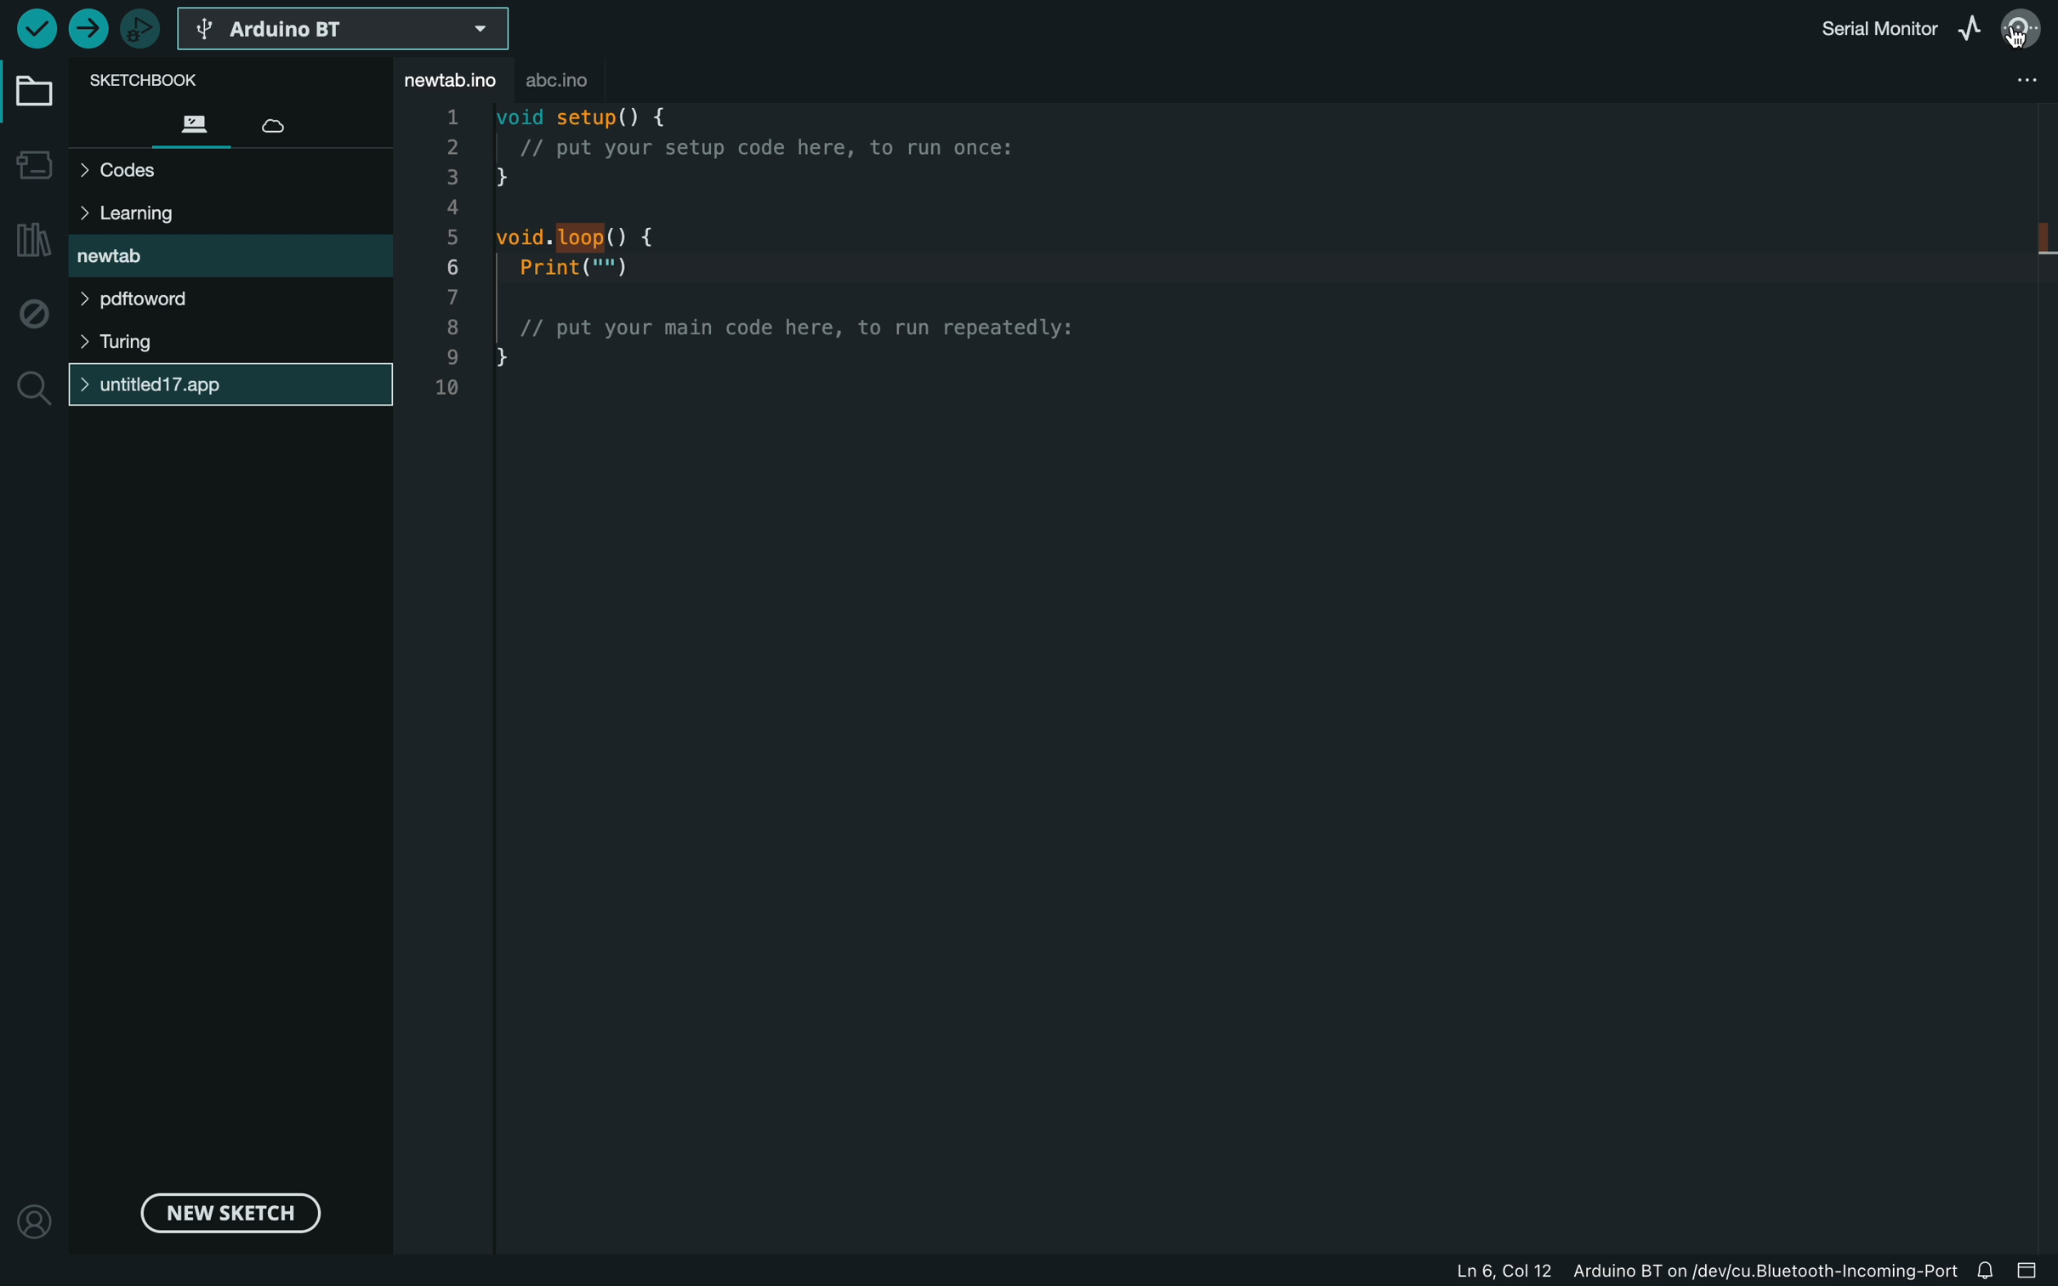 This screenshot has width=2058, height=1286. What do you see at coordinates (2021, 27) in the screenshot?
I see `serial monitor` at bounding box center [2021, 27].